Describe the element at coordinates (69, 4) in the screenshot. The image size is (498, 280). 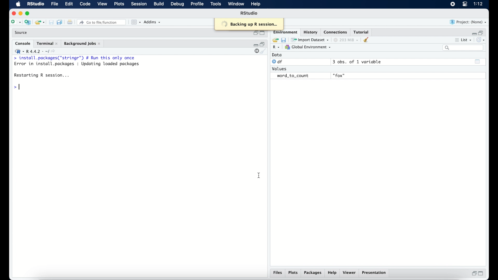
I see `edit` at that location.